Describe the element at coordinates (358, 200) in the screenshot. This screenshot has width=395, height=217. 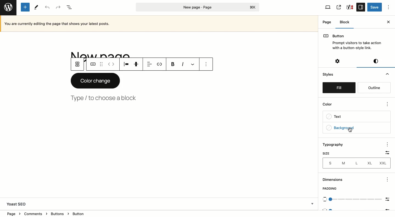
I see `Scale` at that location.